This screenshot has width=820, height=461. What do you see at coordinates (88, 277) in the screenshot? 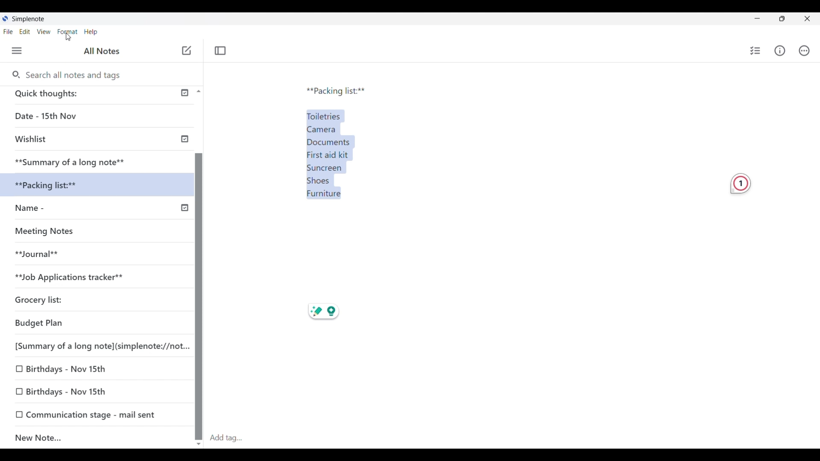
I see `**Job Applications tracker**` at bounding box center [88, 277].